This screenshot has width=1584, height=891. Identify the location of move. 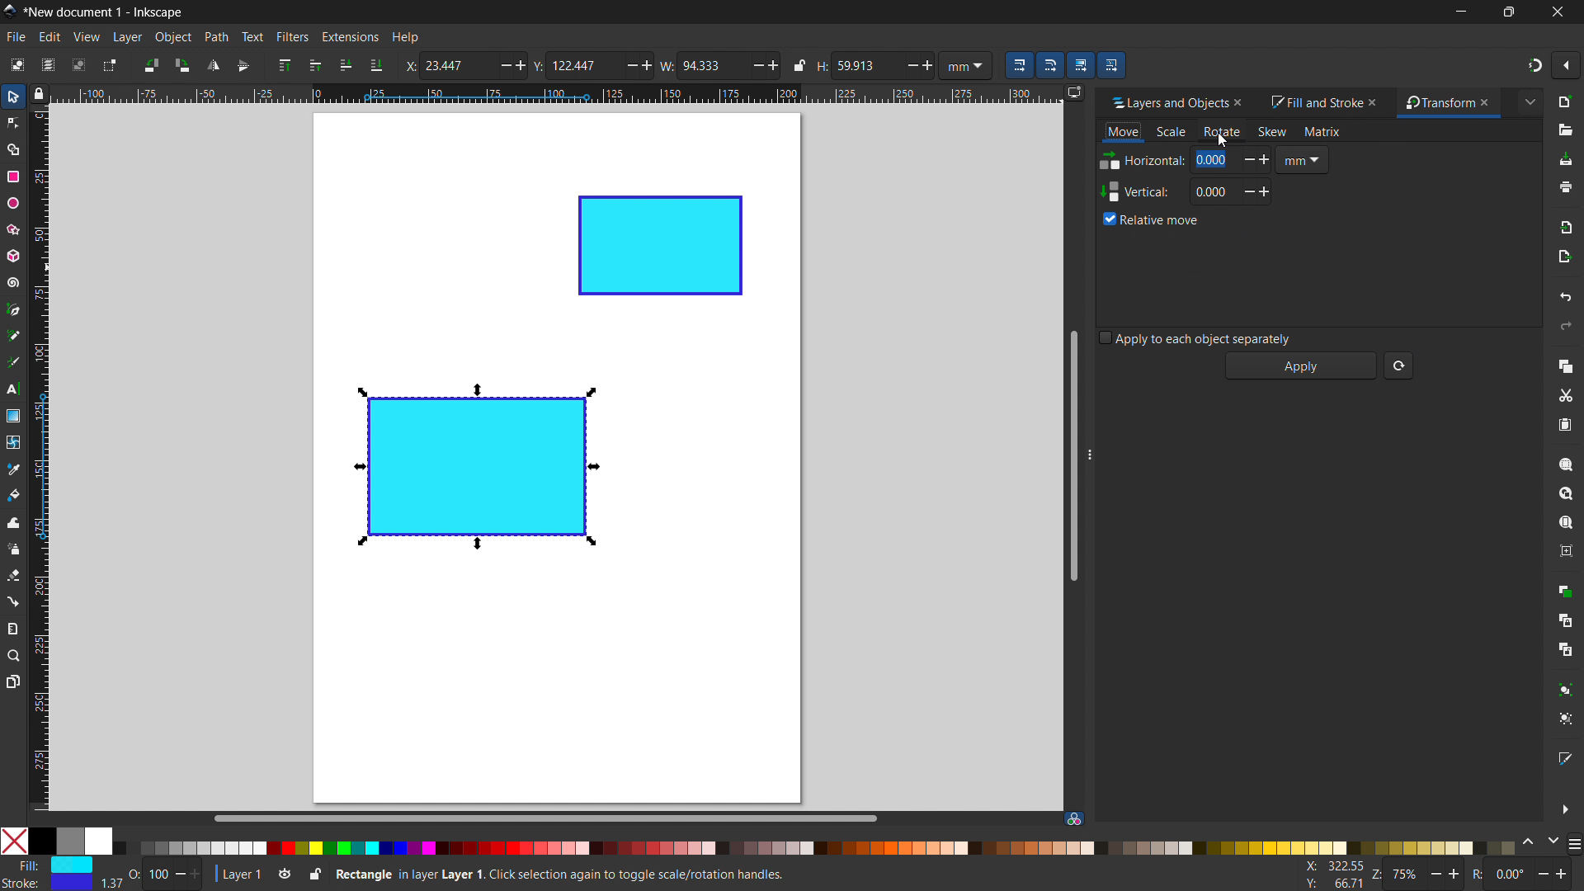
(1124, 133).